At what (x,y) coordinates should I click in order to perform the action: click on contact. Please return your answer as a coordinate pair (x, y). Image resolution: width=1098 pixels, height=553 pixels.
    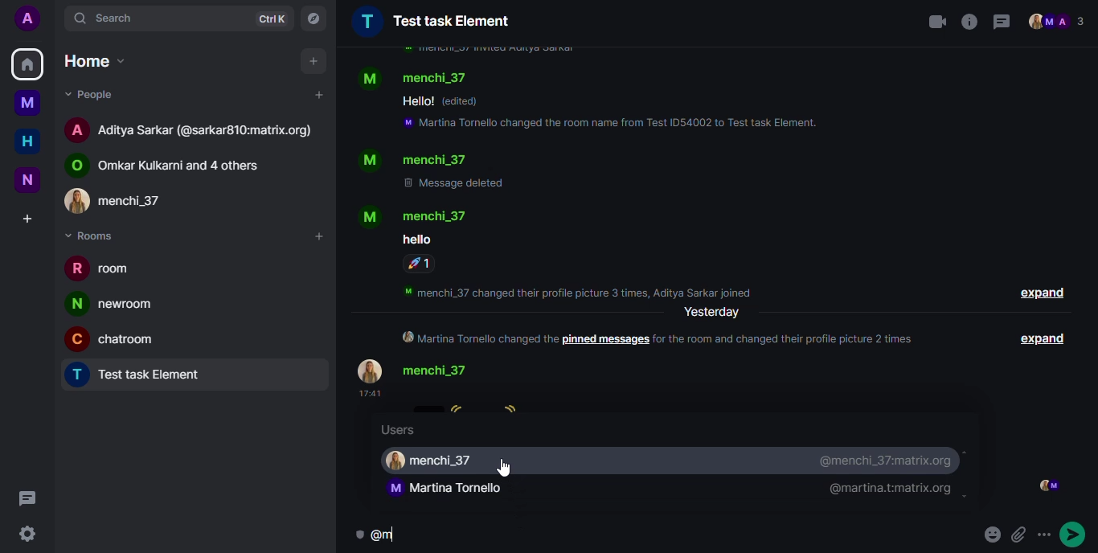
    Looking at the image, I should click on (174, 164).